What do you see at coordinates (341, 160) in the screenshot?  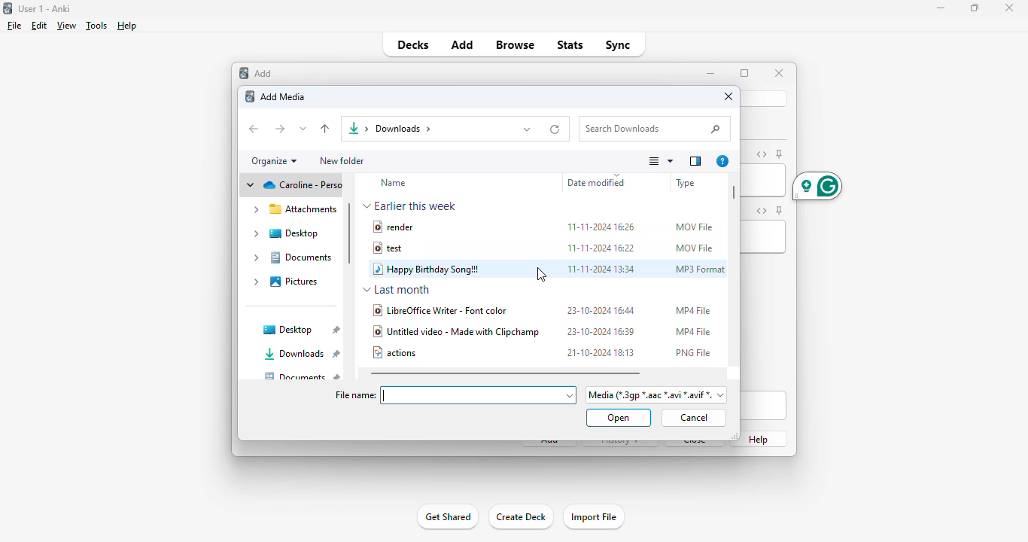 I see `new folder` at bounding box center [341, 160].